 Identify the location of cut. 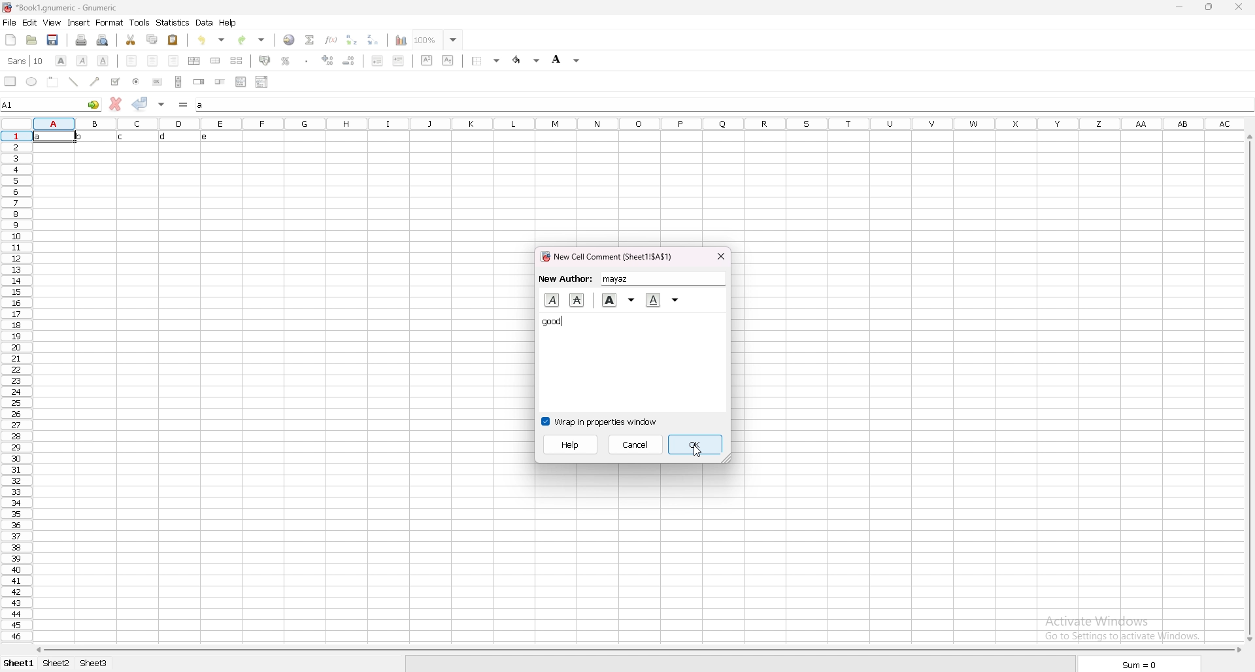
(131, 39).